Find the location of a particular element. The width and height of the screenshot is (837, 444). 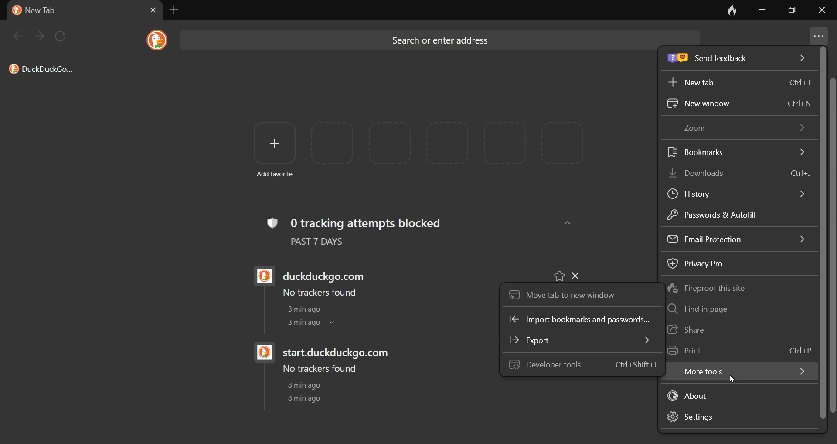

duckduck go is located at coordinates (15, 10).